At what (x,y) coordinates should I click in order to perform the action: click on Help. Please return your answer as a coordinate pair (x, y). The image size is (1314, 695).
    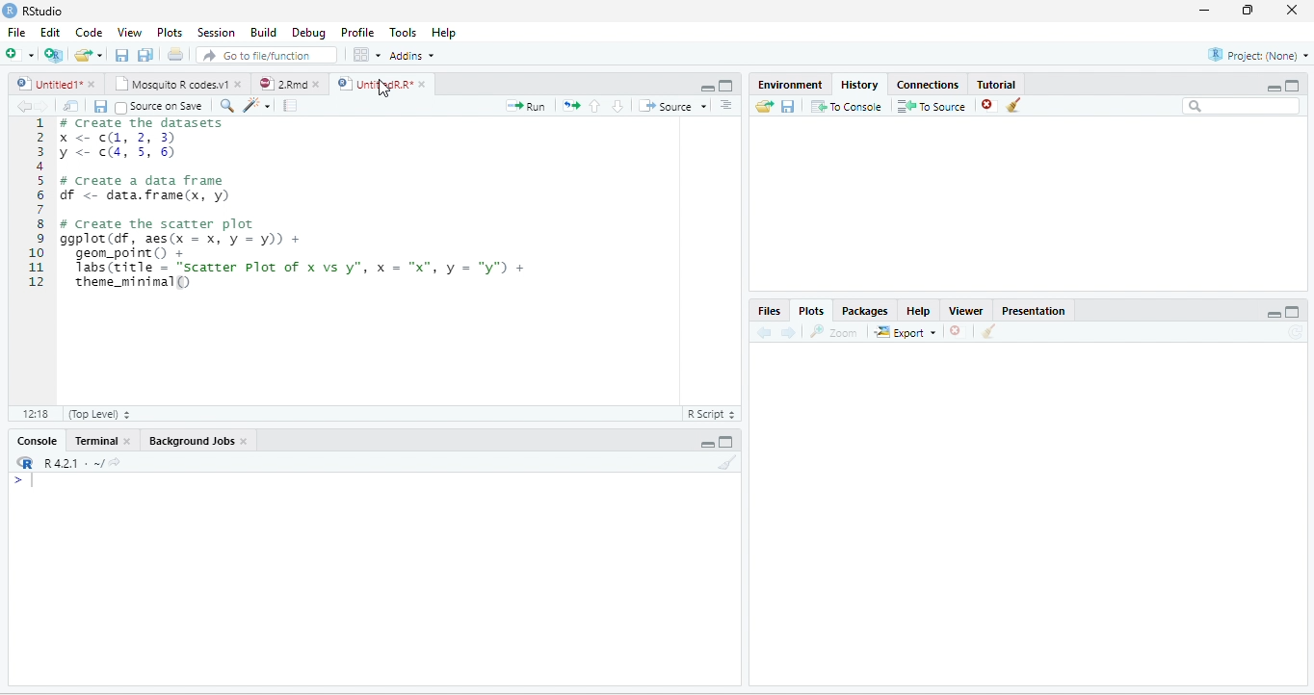
    Looking at the image, I should click on (918, 310).